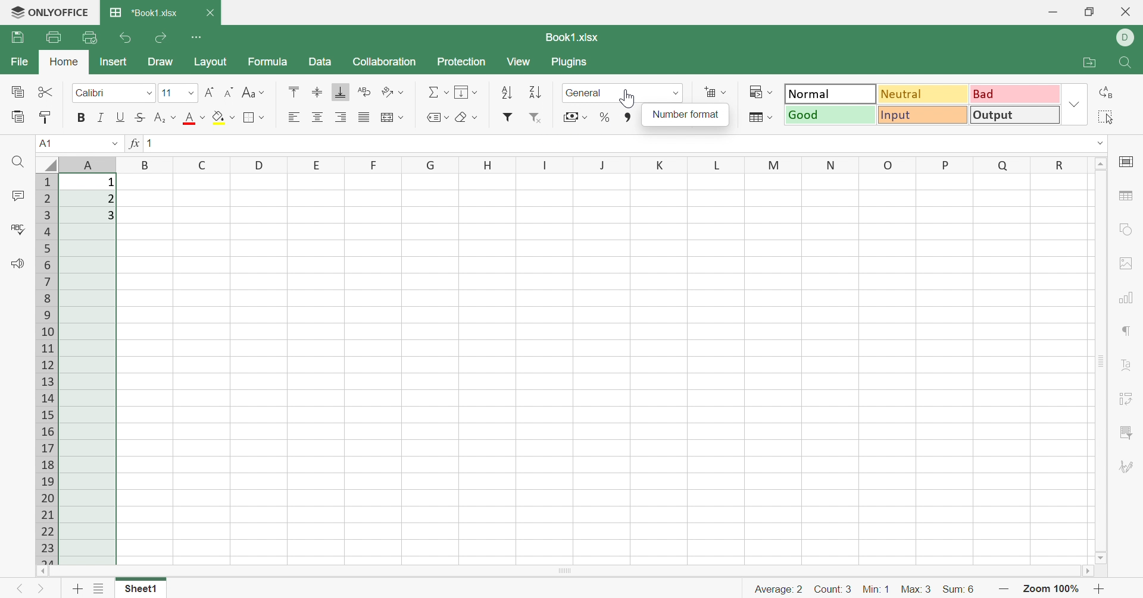  What do you see at coordinates (210, 13) in the screenshot?
I see `Close` at bounding box center [210, 13].